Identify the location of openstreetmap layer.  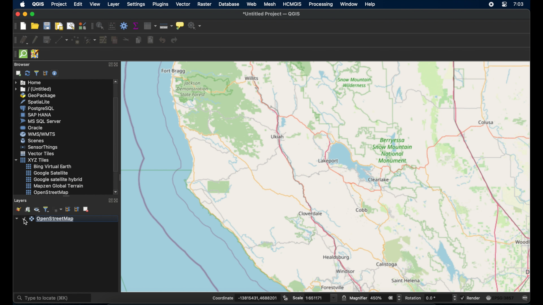
(66, 220).